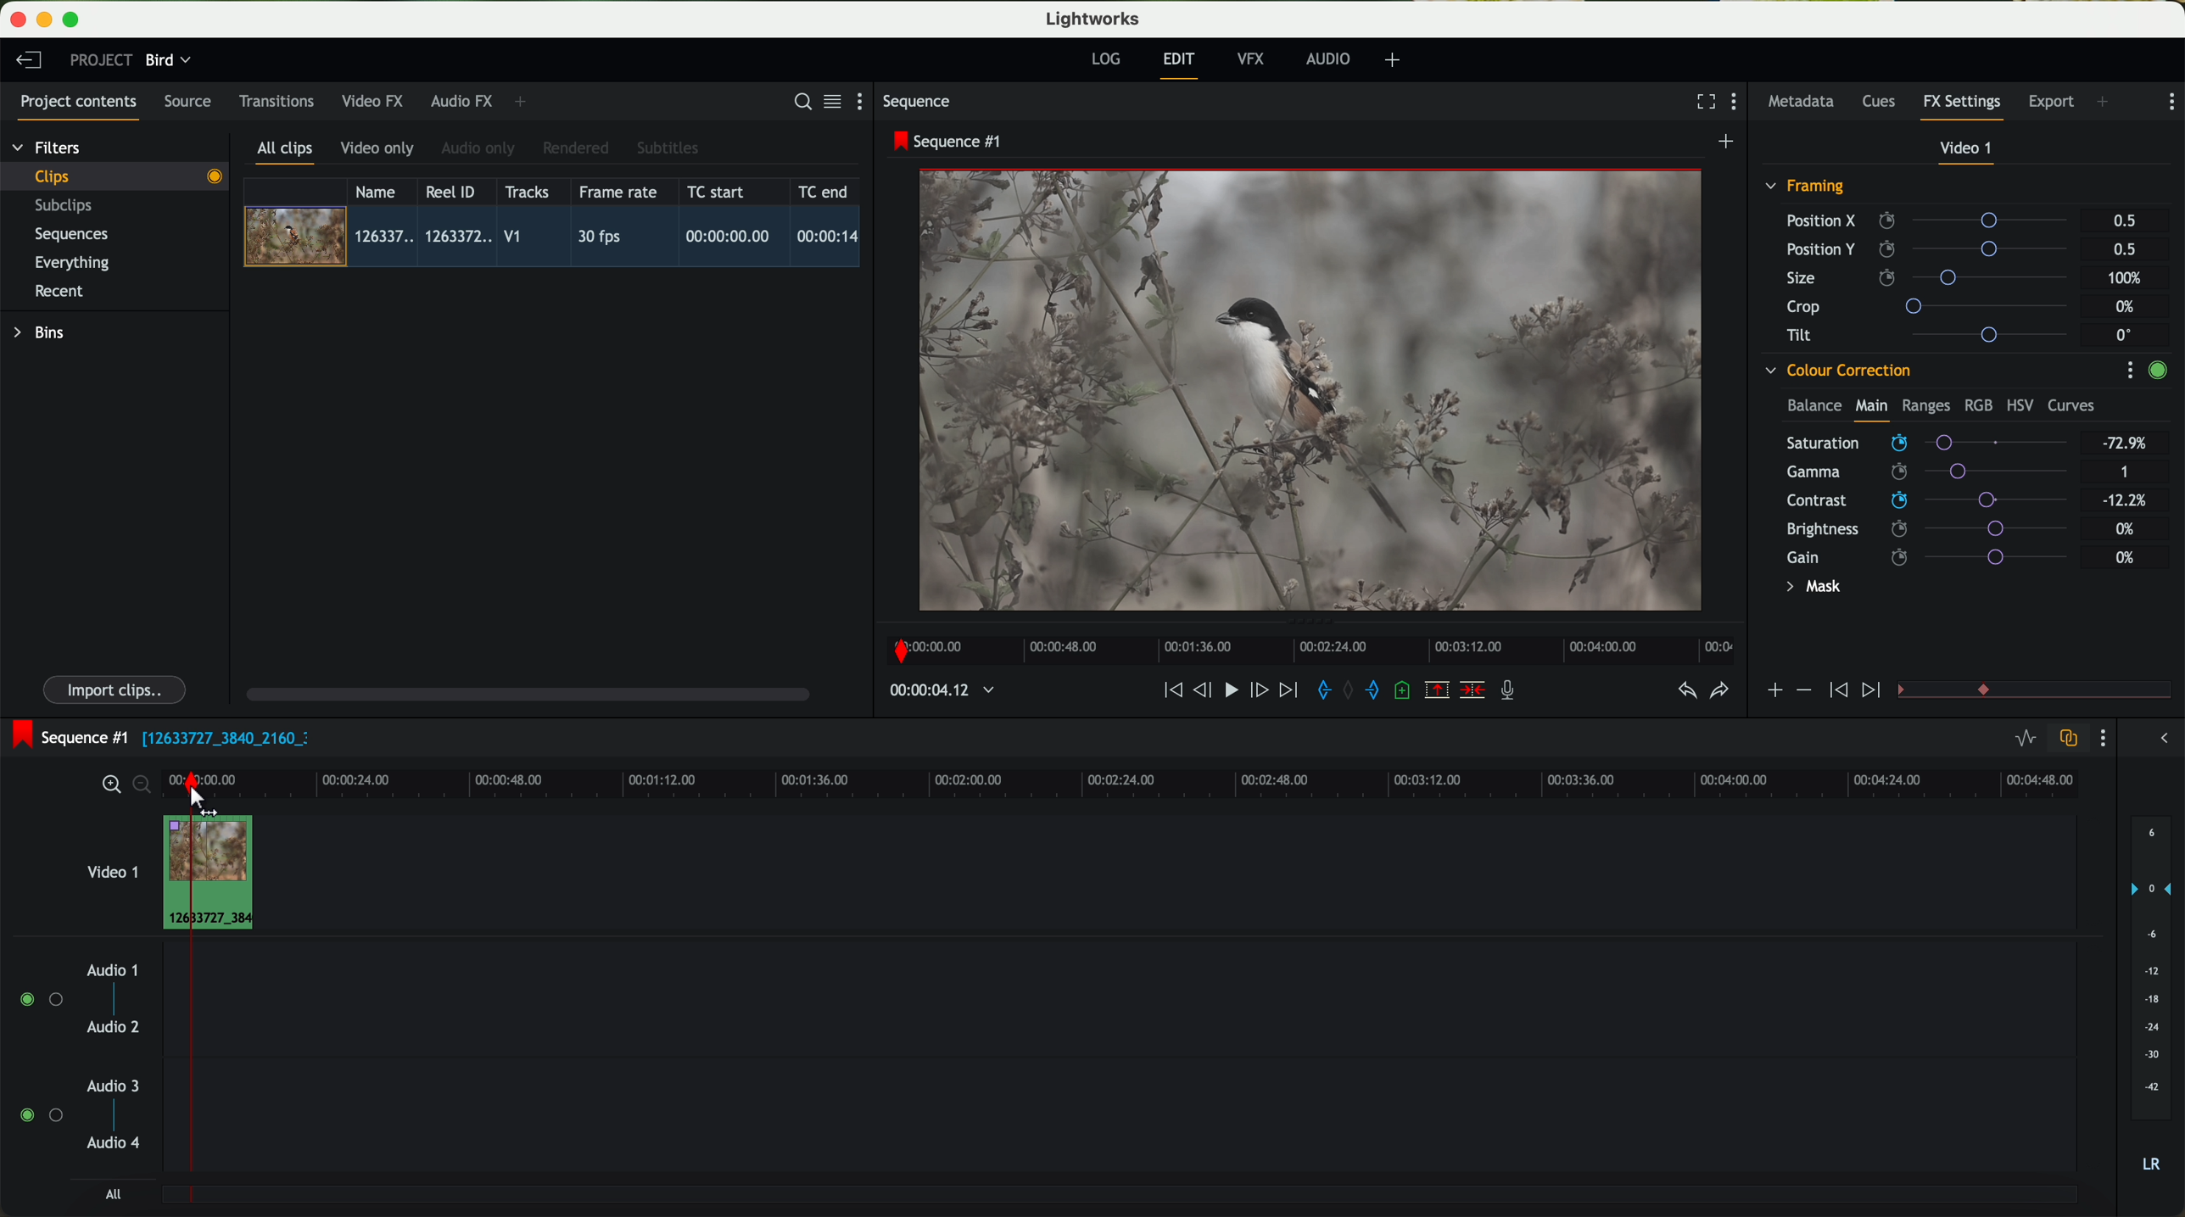 This screenshot has width=2185, height=1217. What do you see at coordinates (462, 100) in the screenshot?
I see `audio FX` at bounding box center [462, 100].